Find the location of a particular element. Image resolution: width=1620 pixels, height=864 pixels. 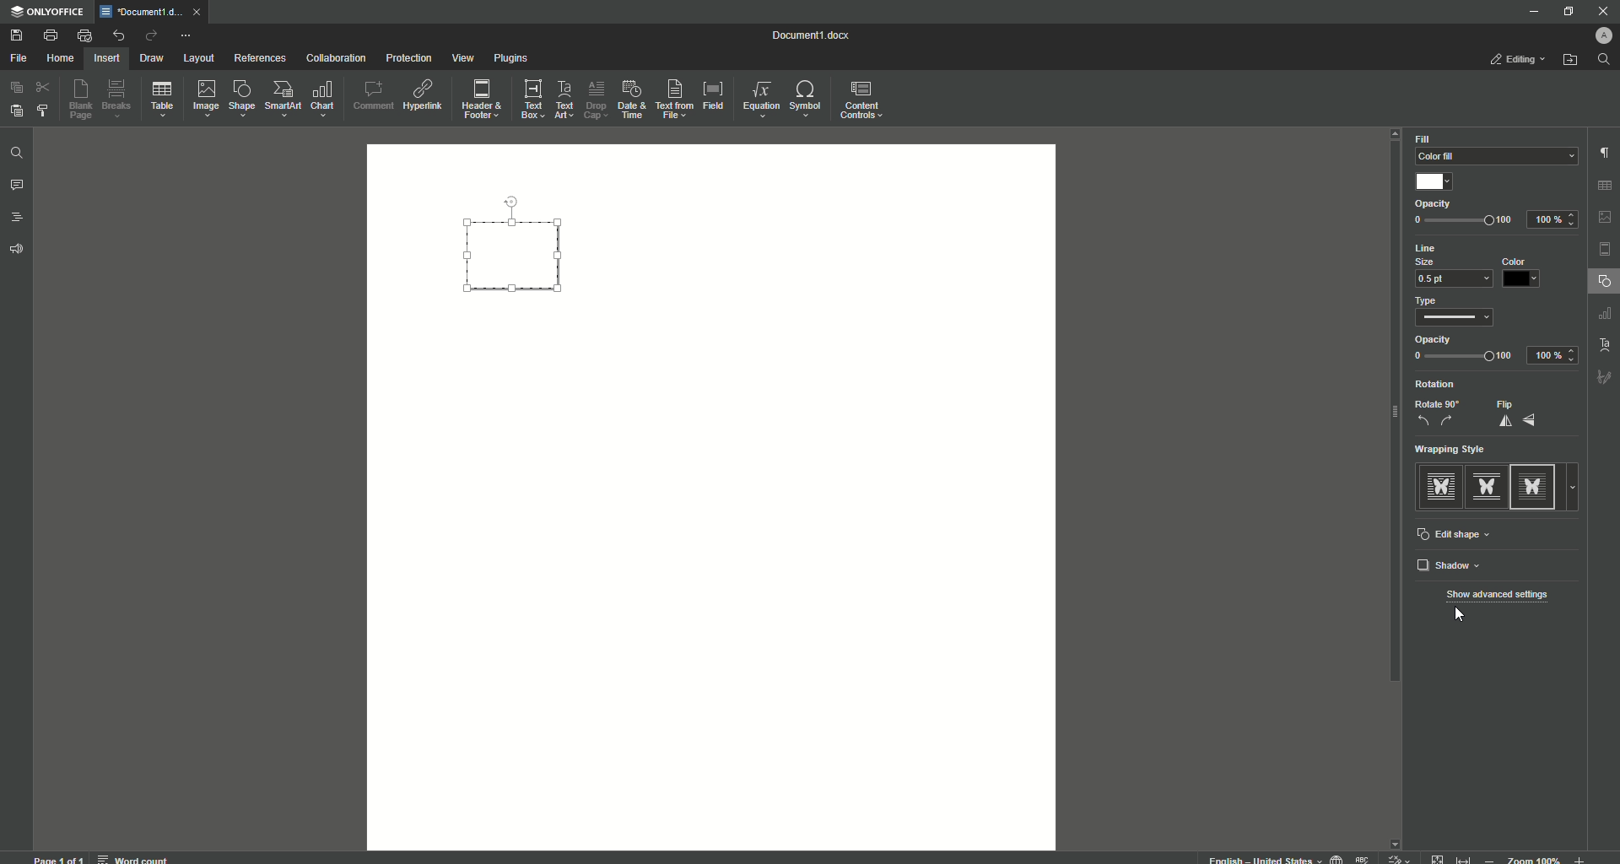

scroll up is located at coordinates (1396, 134).